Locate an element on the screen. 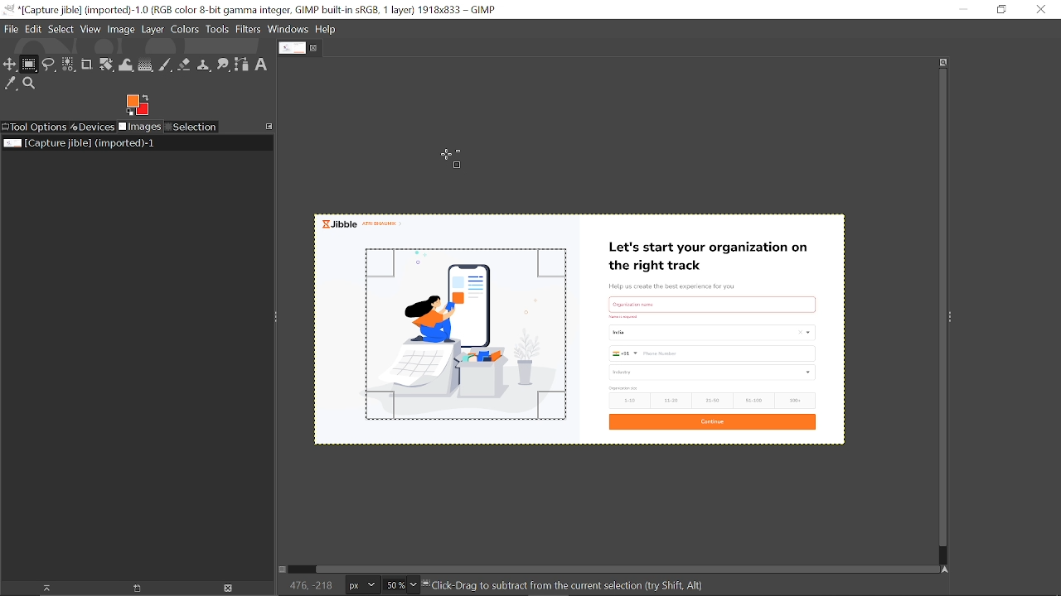 The width and height of the screenshot is (1061, 596). Selection is located at coordinates (191, 127).